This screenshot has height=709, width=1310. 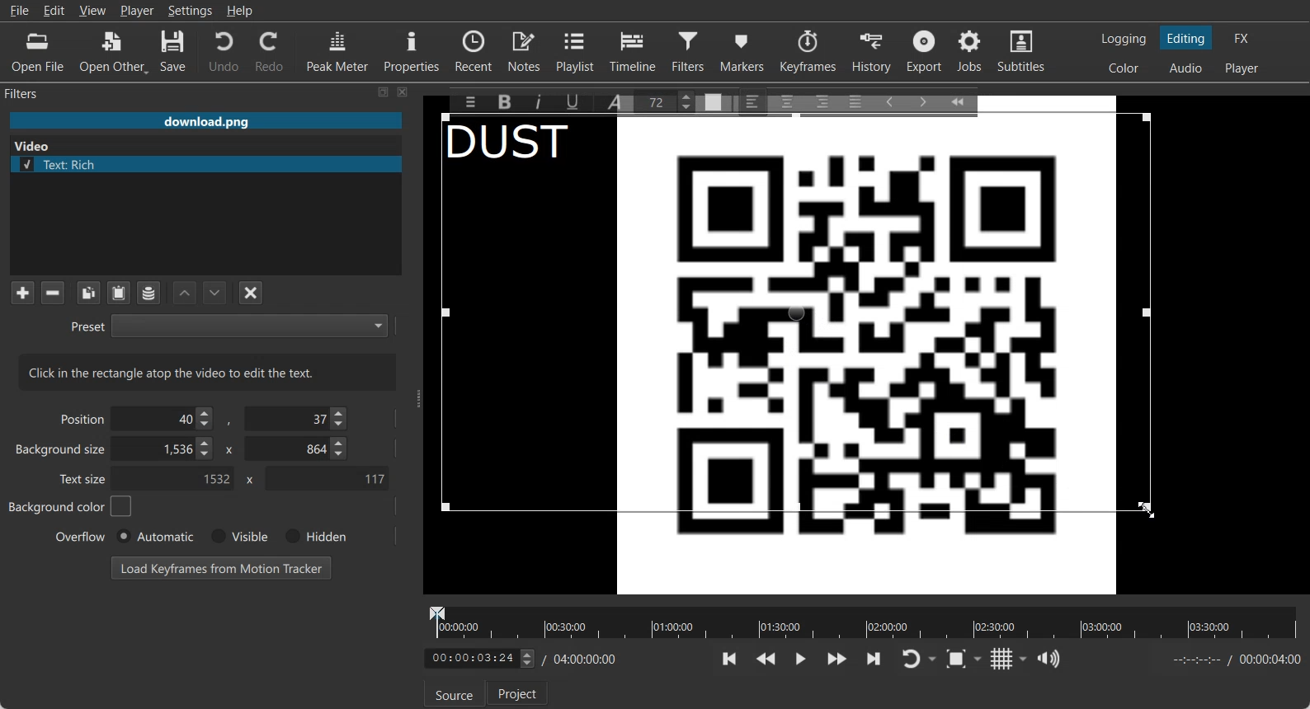 I want to click on Timeline, so click(x=634, y=50).